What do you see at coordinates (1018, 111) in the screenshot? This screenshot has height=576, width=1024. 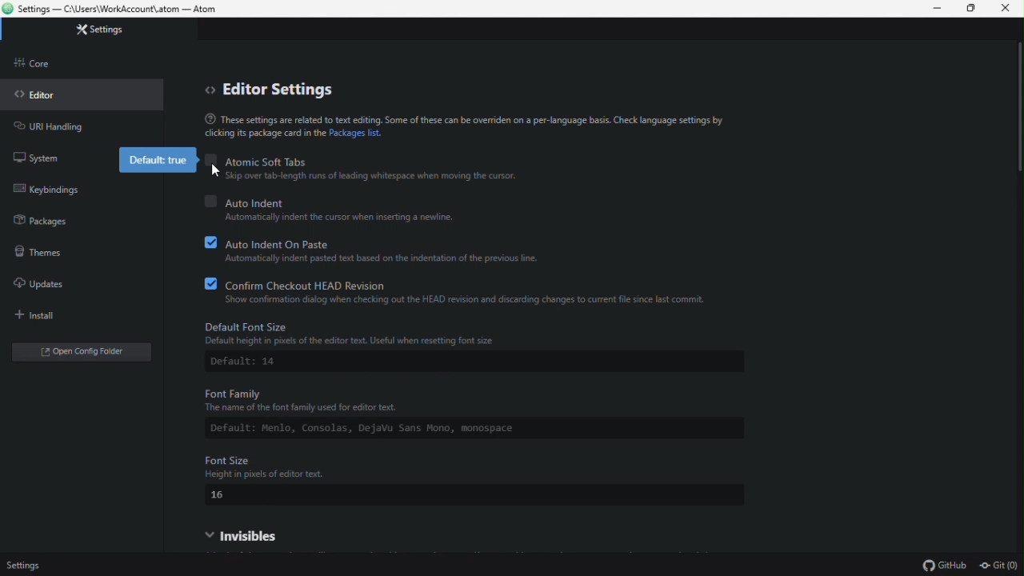 I see `scroll bar` at bounding box center [1018, 111].